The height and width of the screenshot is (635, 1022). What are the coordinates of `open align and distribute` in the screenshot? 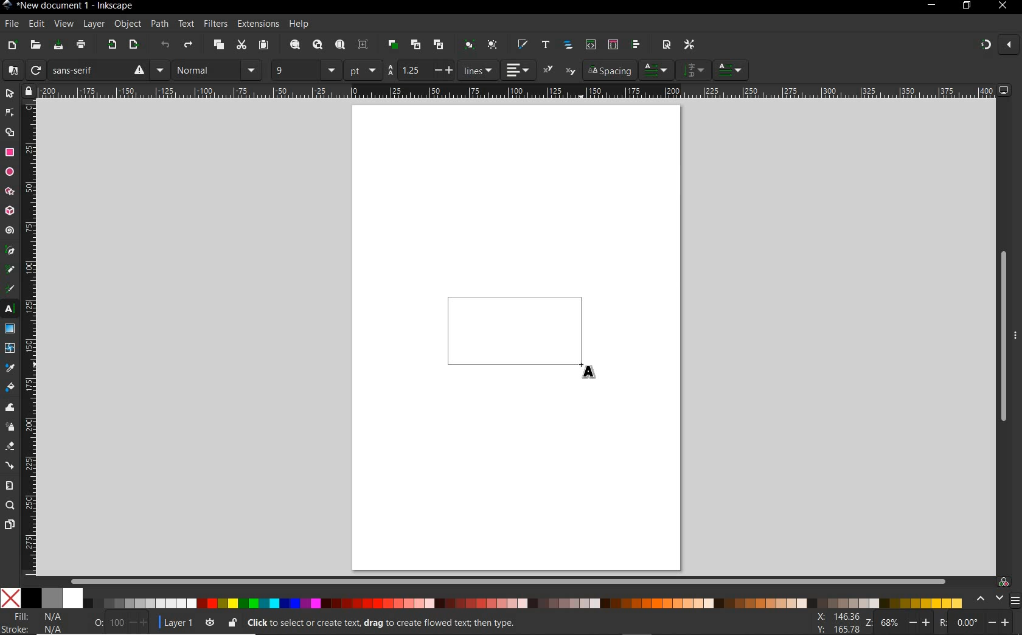 It's located at (635, 44).